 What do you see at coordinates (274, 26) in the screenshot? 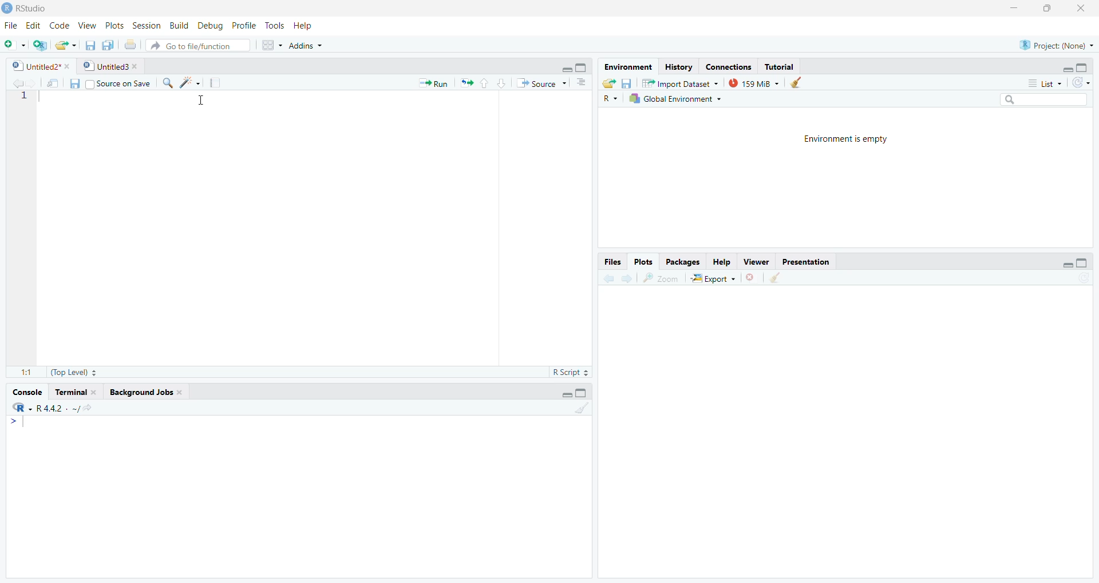
I see `Tools` at bounding box center [274, 26].